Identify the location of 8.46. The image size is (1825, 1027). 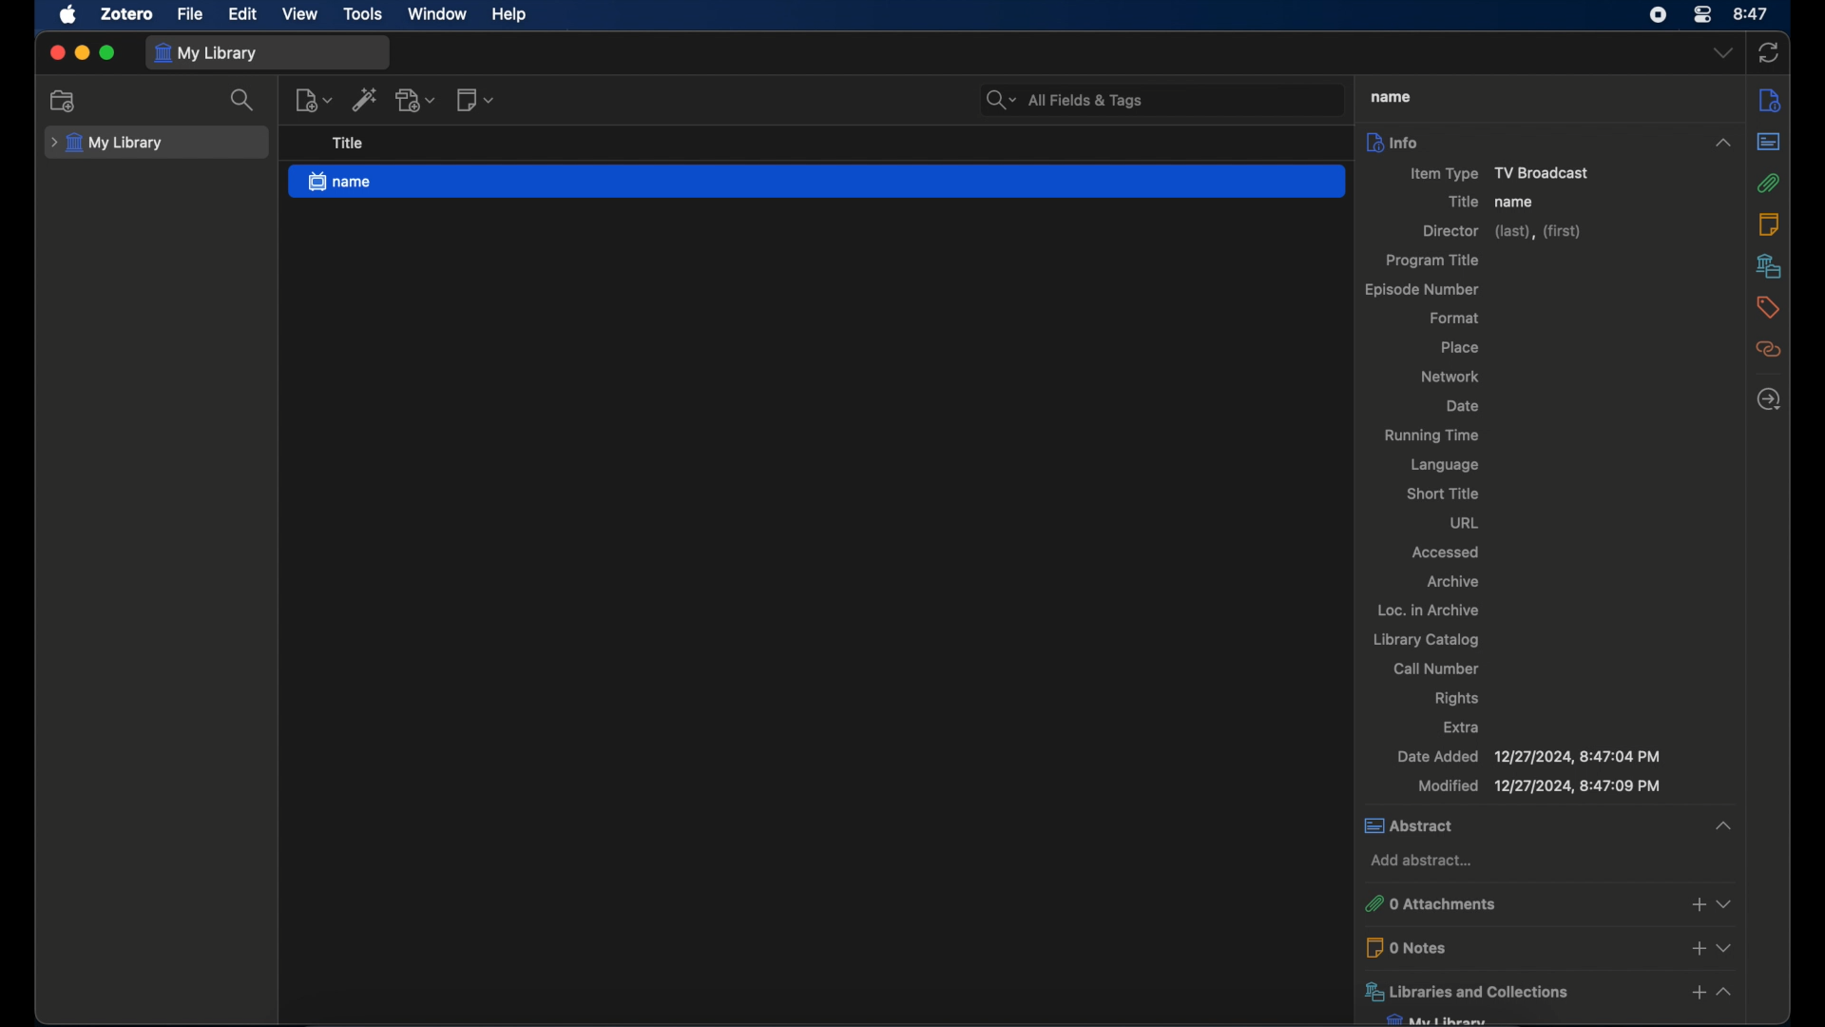
(1753, 14).